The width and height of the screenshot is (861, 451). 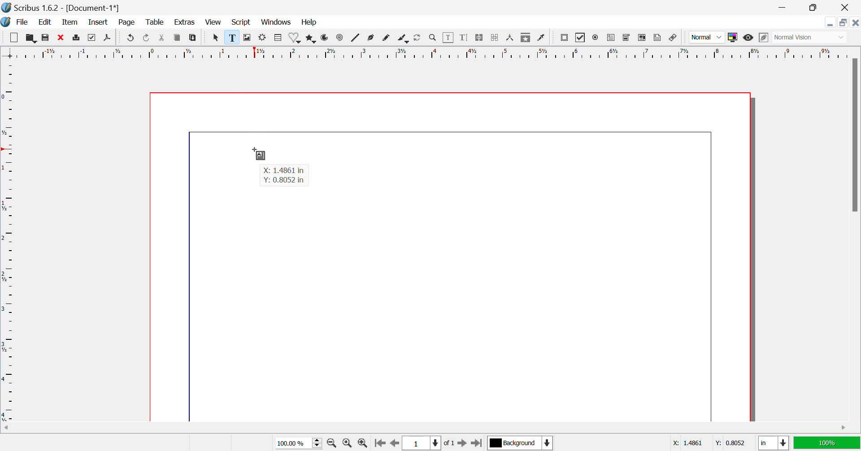 I want to click on Insert, so click(x=99, y=22).